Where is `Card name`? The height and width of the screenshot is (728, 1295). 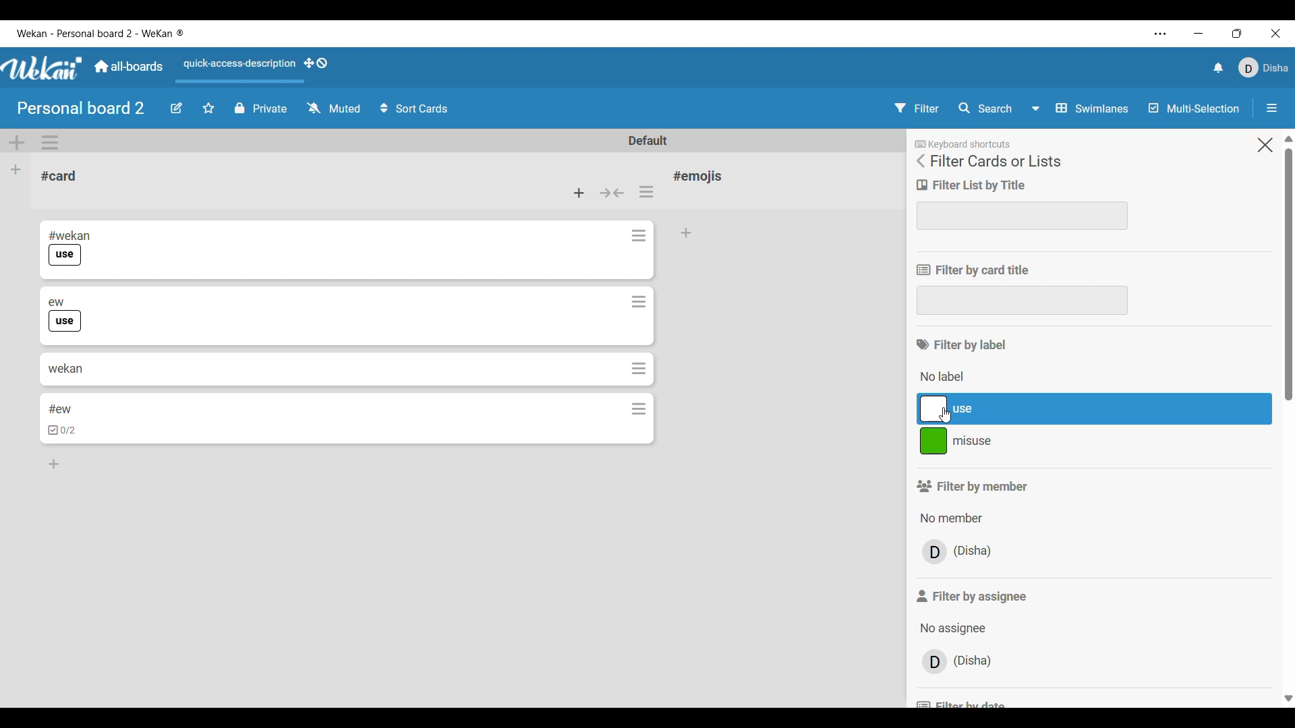
Card name is located at coordinates (59, 176).